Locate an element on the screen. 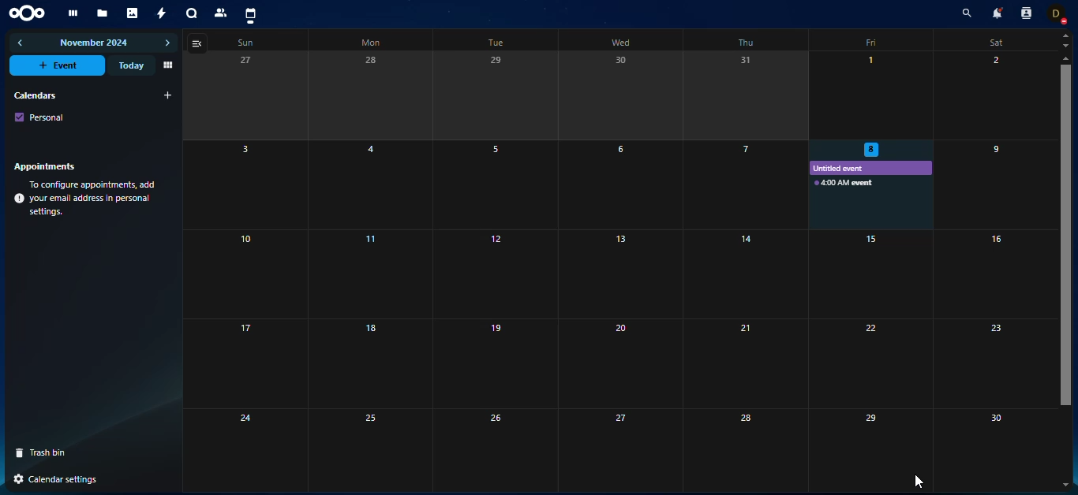 This screenshot has width=1078, height=495. dashboard is located at coordinates (71, 13).